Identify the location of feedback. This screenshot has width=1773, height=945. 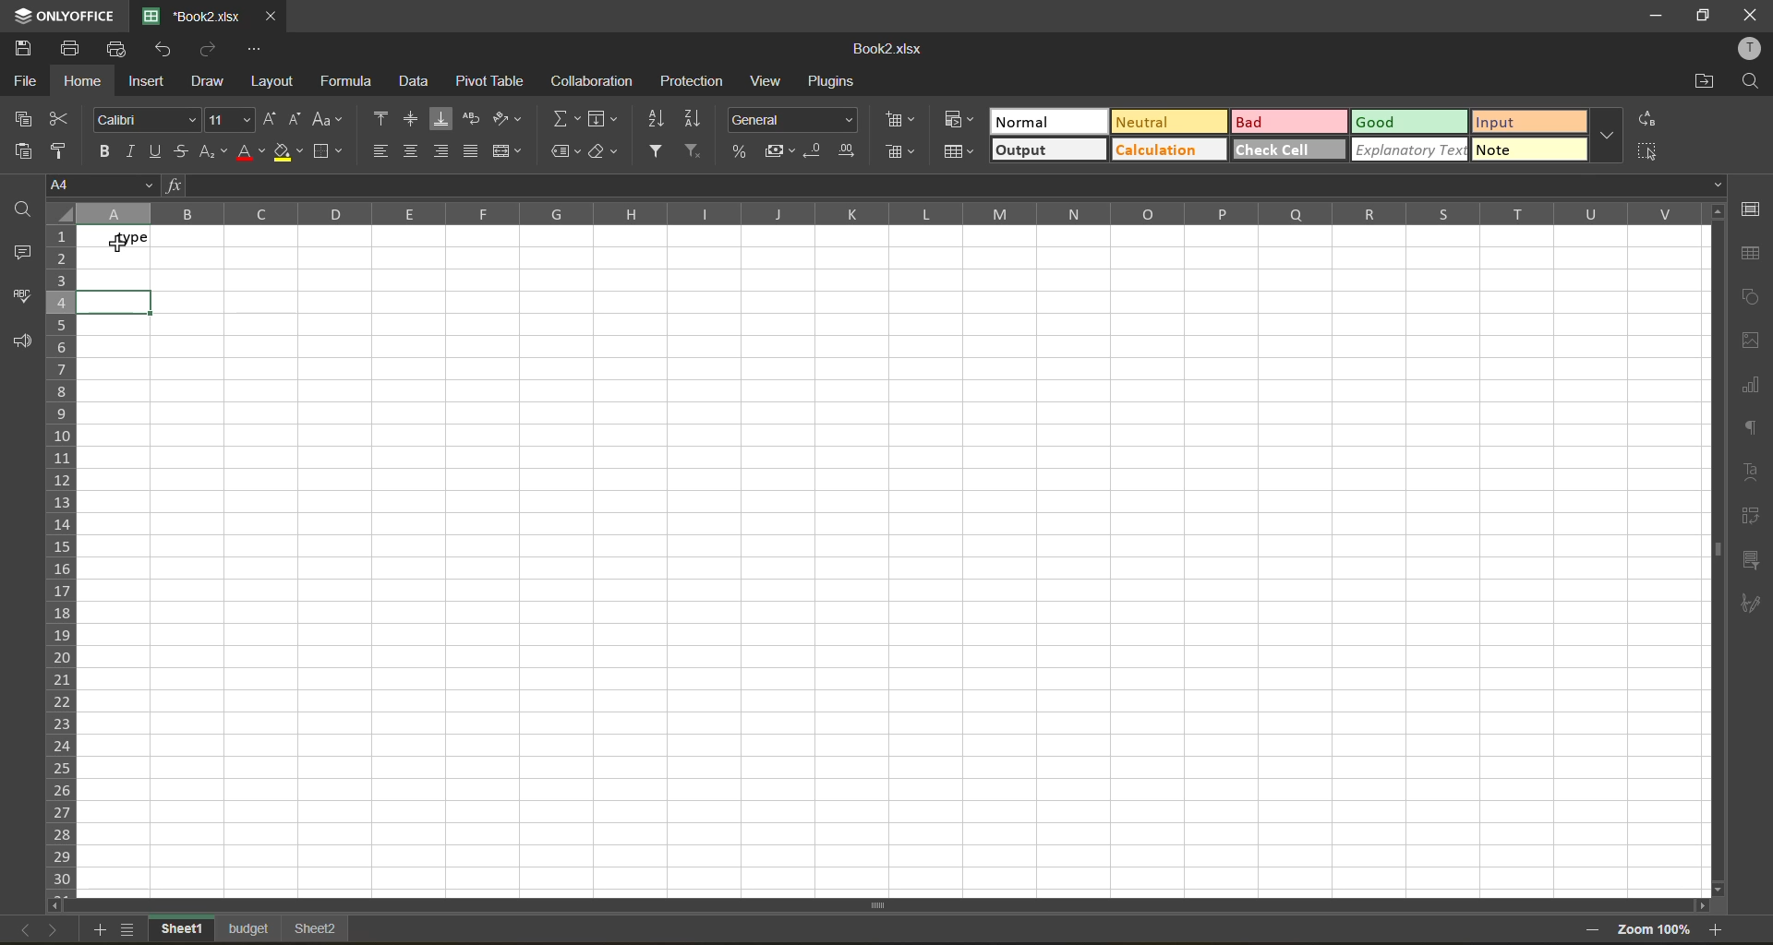
(20, 344).